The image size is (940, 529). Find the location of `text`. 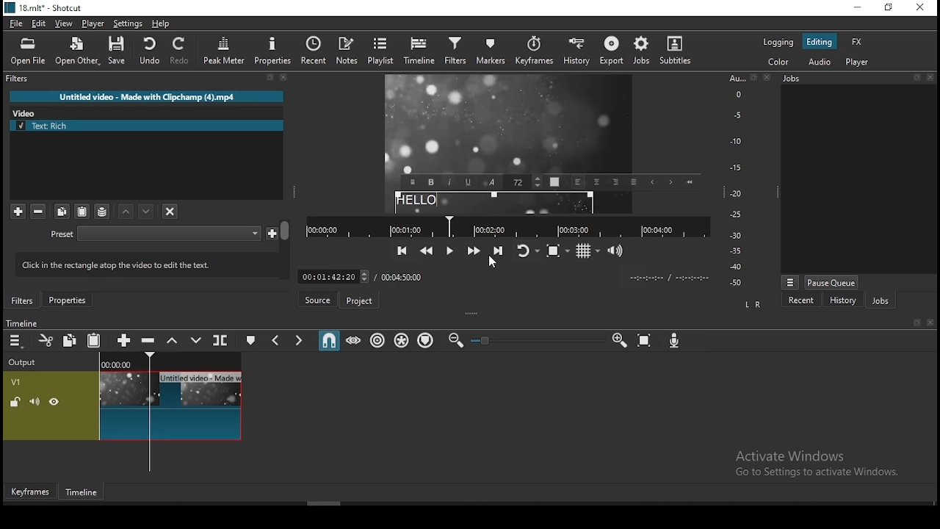

text is located at coordinates (494, 203).